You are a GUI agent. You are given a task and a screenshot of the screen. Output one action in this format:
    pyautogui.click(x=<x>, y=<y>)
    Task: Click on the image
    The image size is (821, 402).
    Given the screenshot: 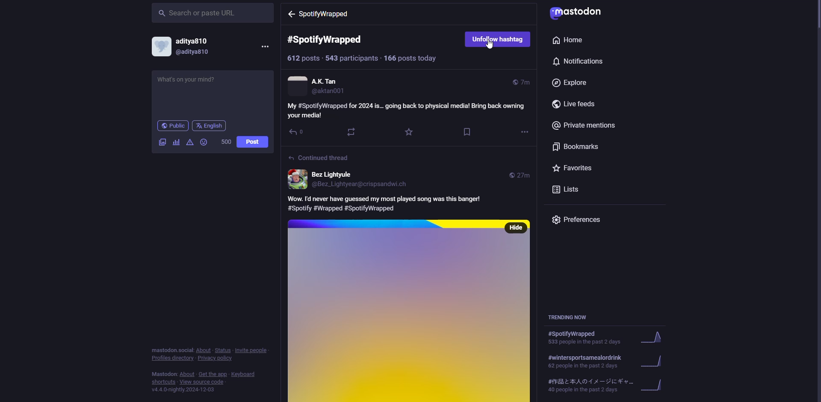 What is the action you would take?
    pyautogui.click(x=163, y=143)
    